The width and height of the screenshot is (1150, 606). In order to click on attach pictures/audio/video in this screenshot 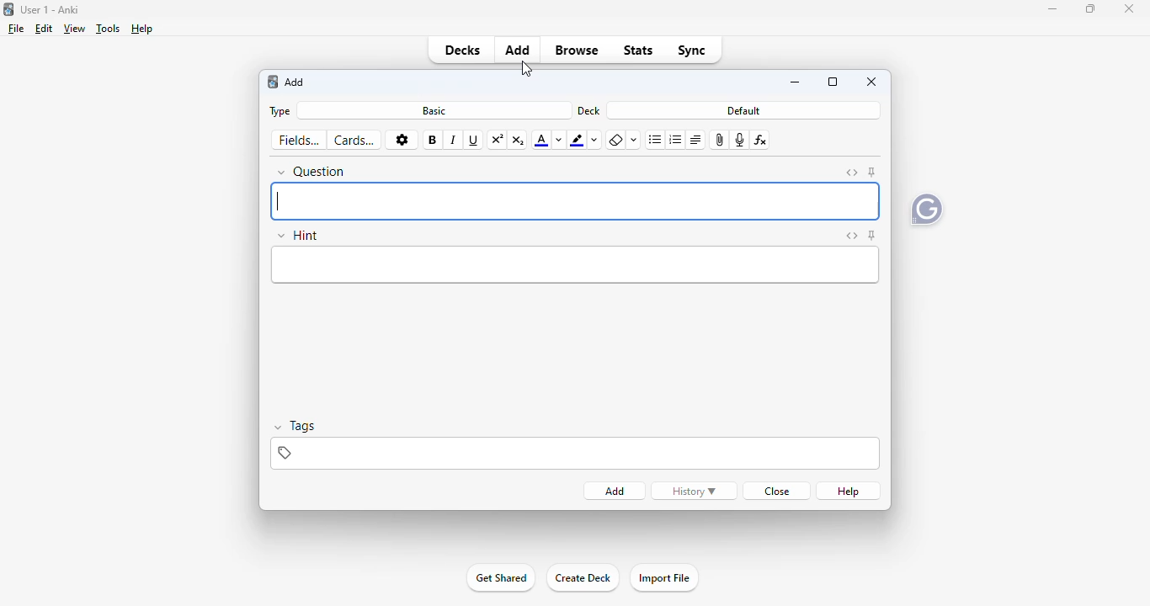, I will do `click(720, 140)`.